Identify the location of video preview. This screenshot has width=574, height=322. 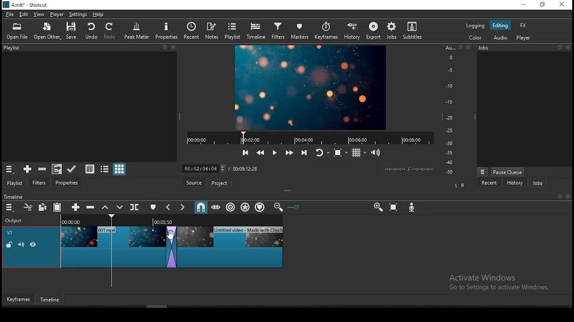
(310, 87).